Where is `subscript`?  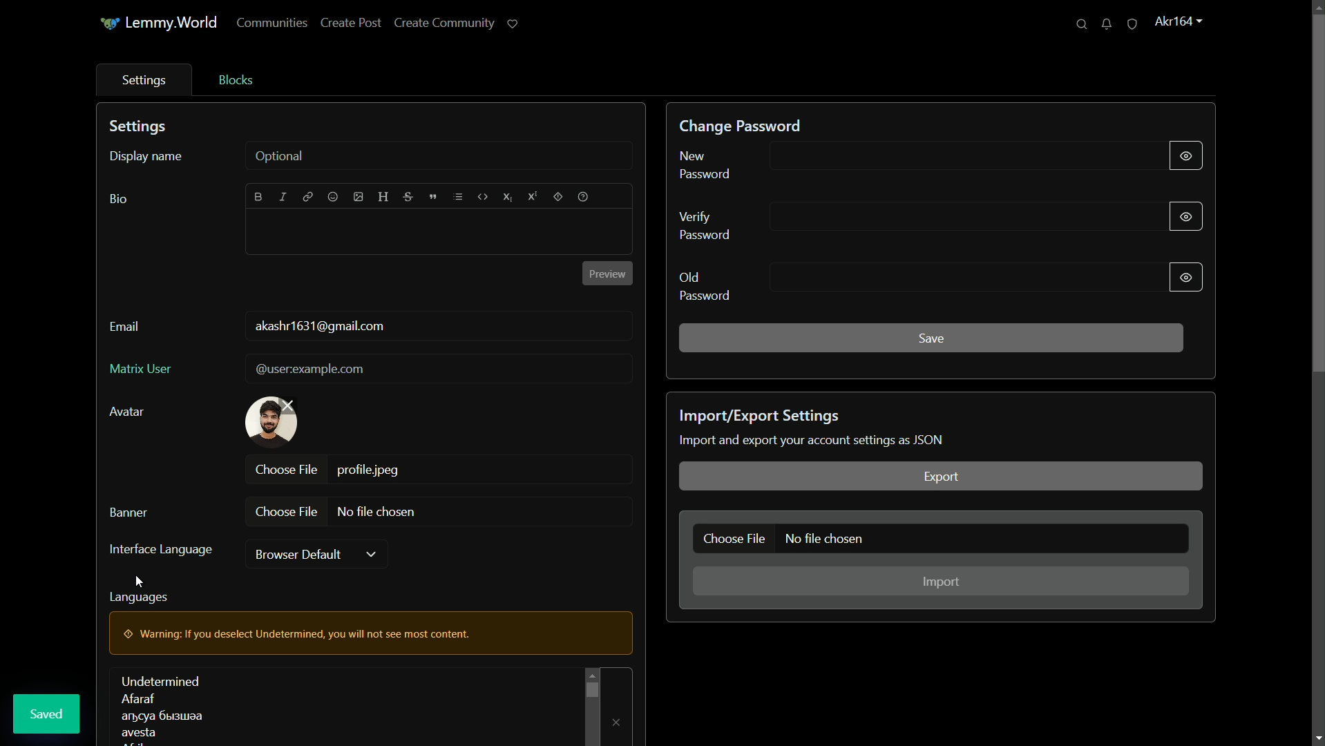 subscript is located at coordinates (508, 198).